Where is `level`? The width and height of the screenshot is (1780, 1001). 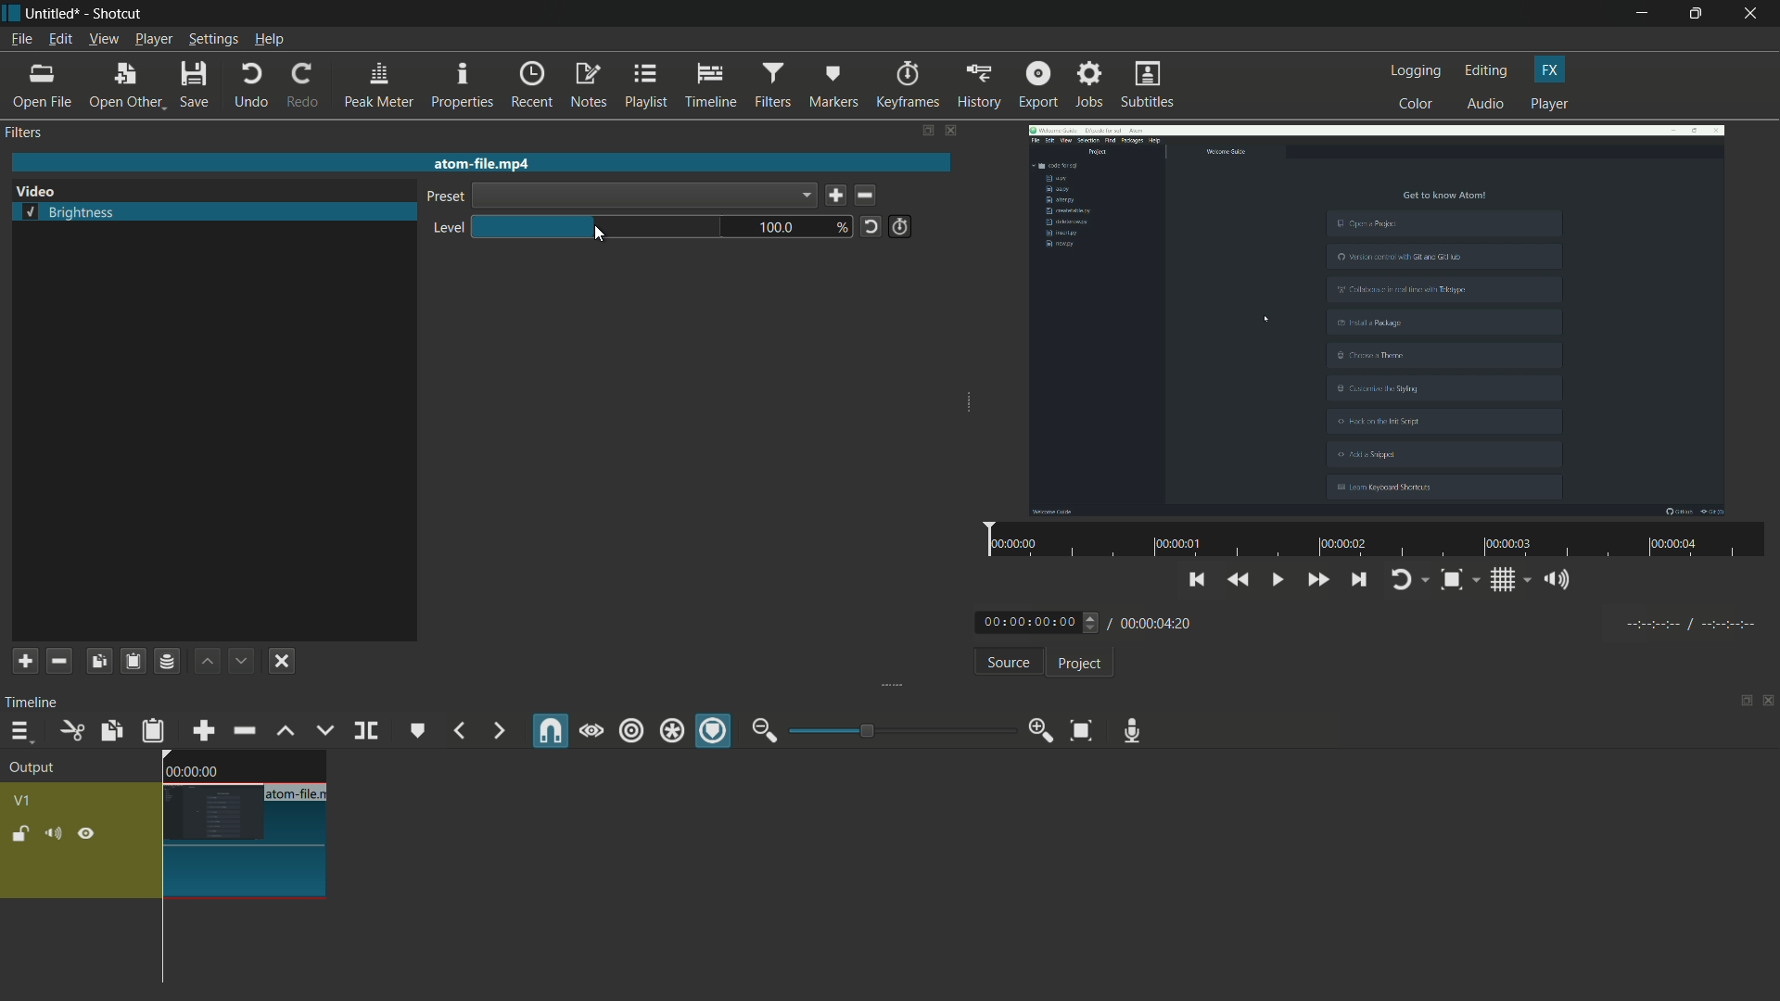 level is located at coordinates (444, 229).